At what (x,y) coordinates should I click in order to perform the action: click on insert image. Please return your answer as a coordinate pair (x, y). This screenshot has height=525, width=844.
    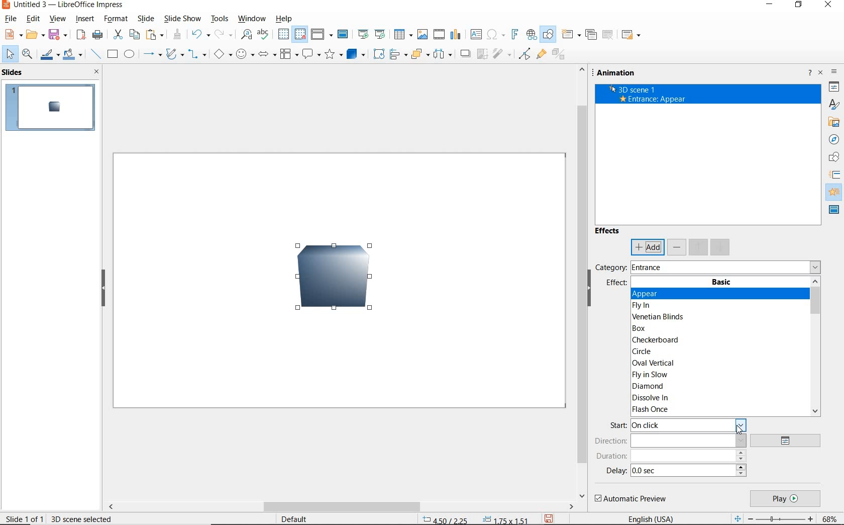
    Looking at the image, I should click on (424, 35).